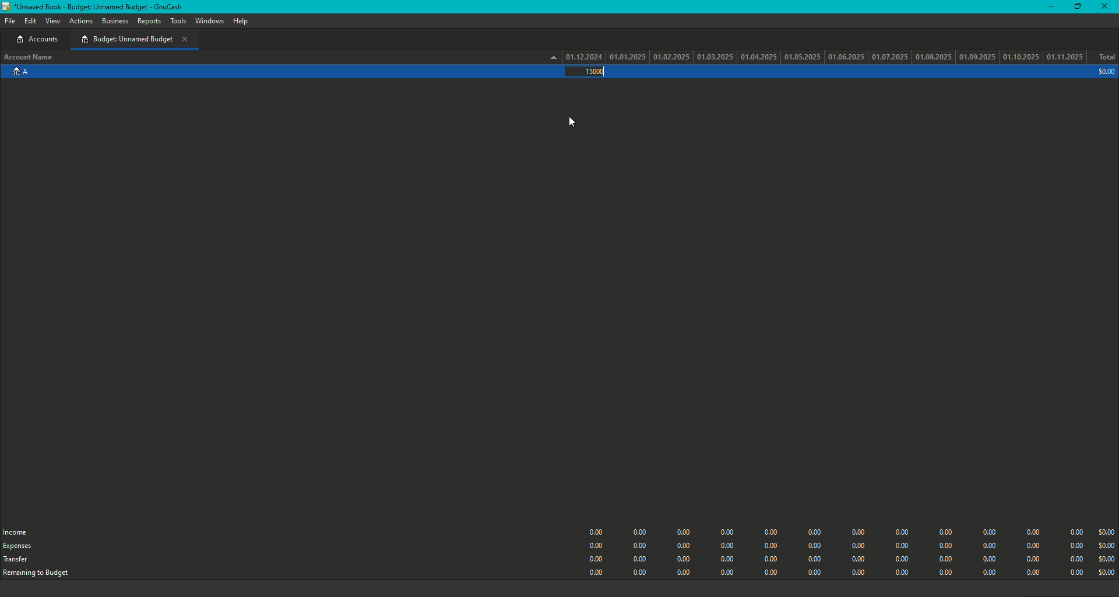 Image resolution: width=1119 pixels, height=597 pixels. What do you see at coordinates (848, 549) in the screenshot?
I see `$0` at bounding box center [848, 549].